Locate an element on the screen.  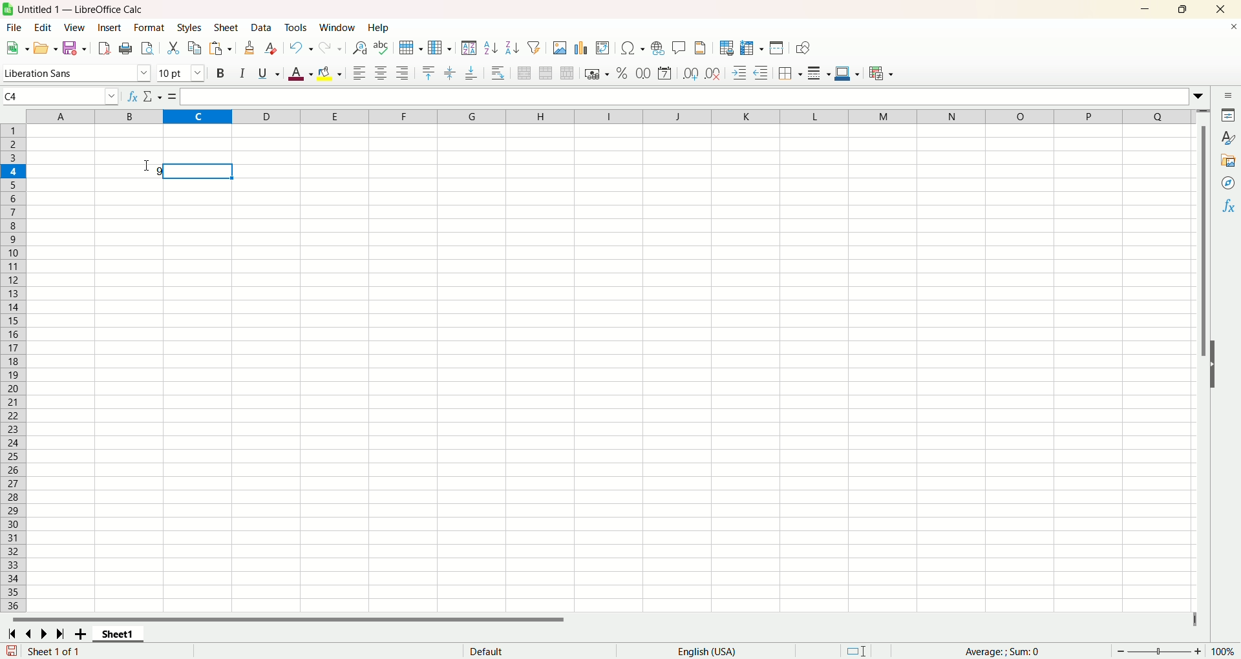
file is located at coordinates (12, 28).